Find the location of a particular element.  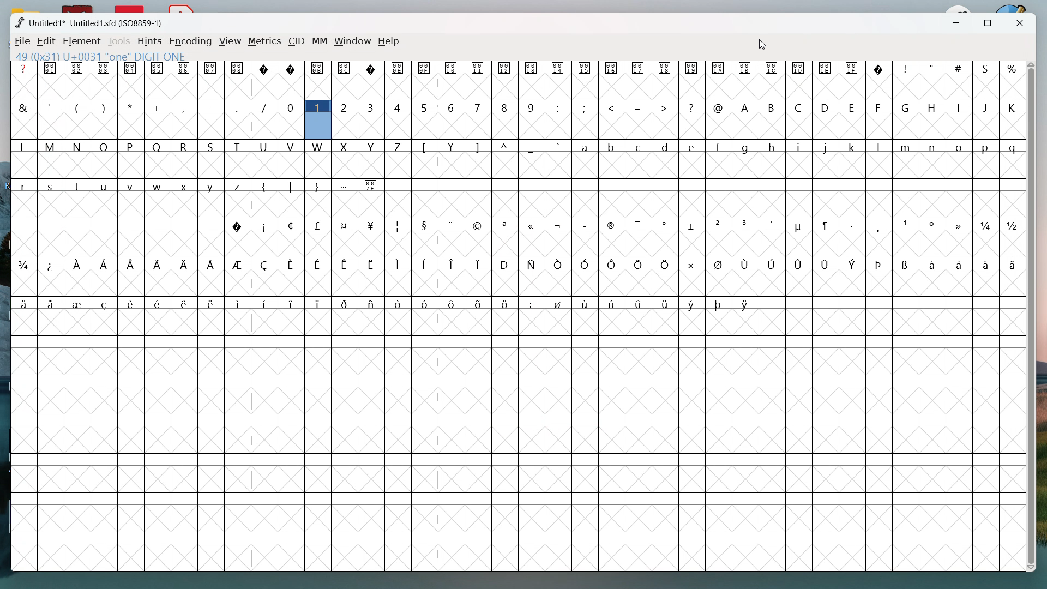

symbol is located at coordinates (986, 264).